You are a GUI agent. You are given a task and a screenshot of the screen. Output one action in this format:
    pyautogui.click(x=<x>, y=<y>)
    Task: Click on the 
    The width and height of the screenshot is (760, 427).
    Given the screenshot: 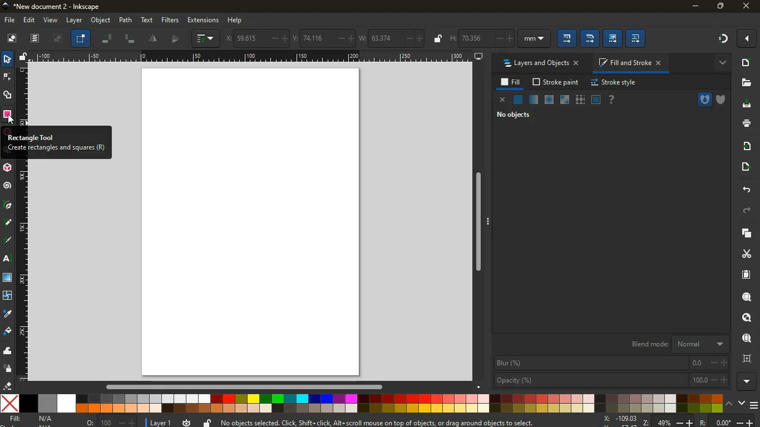 What is the action you would take?
    pyautogui.click(x=251, y=58)
    